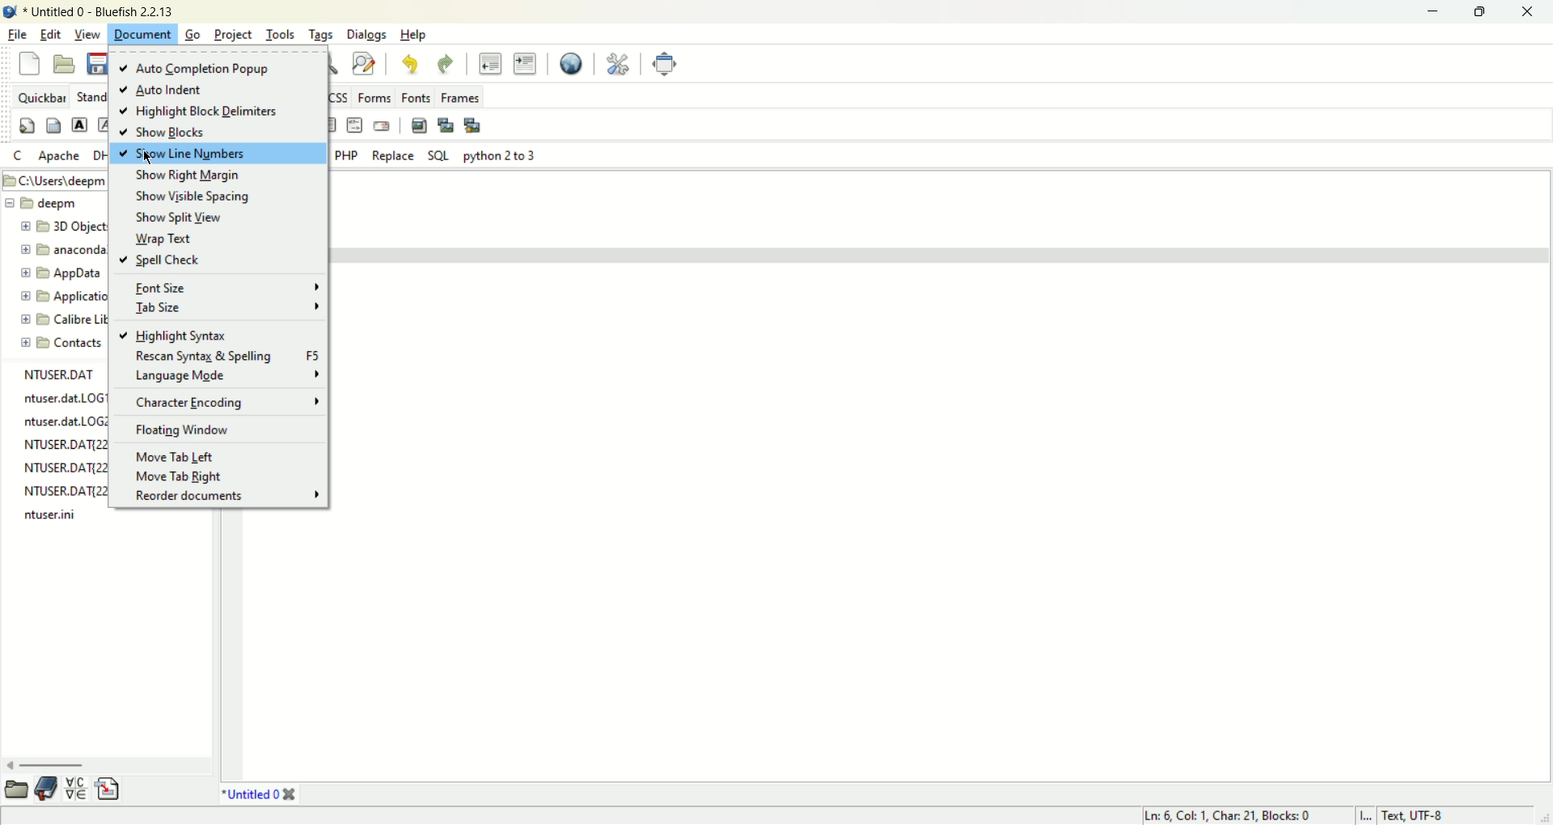  What do you see at coordinates (16, 156) in the screenshot?
I see `C` at bounding box center [16, 156].